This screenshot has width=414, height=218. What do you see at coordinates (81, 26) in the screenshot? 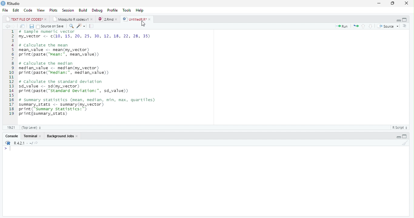
I see `code tools` at bounding box center [81, 26].